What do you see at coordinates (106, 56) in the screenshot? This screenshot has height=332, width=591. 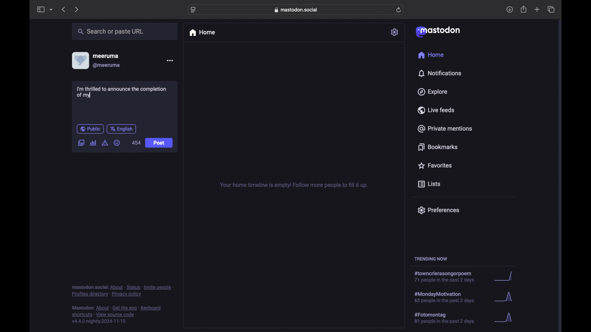 I see `meeruma` at bounding box center [106, 56].